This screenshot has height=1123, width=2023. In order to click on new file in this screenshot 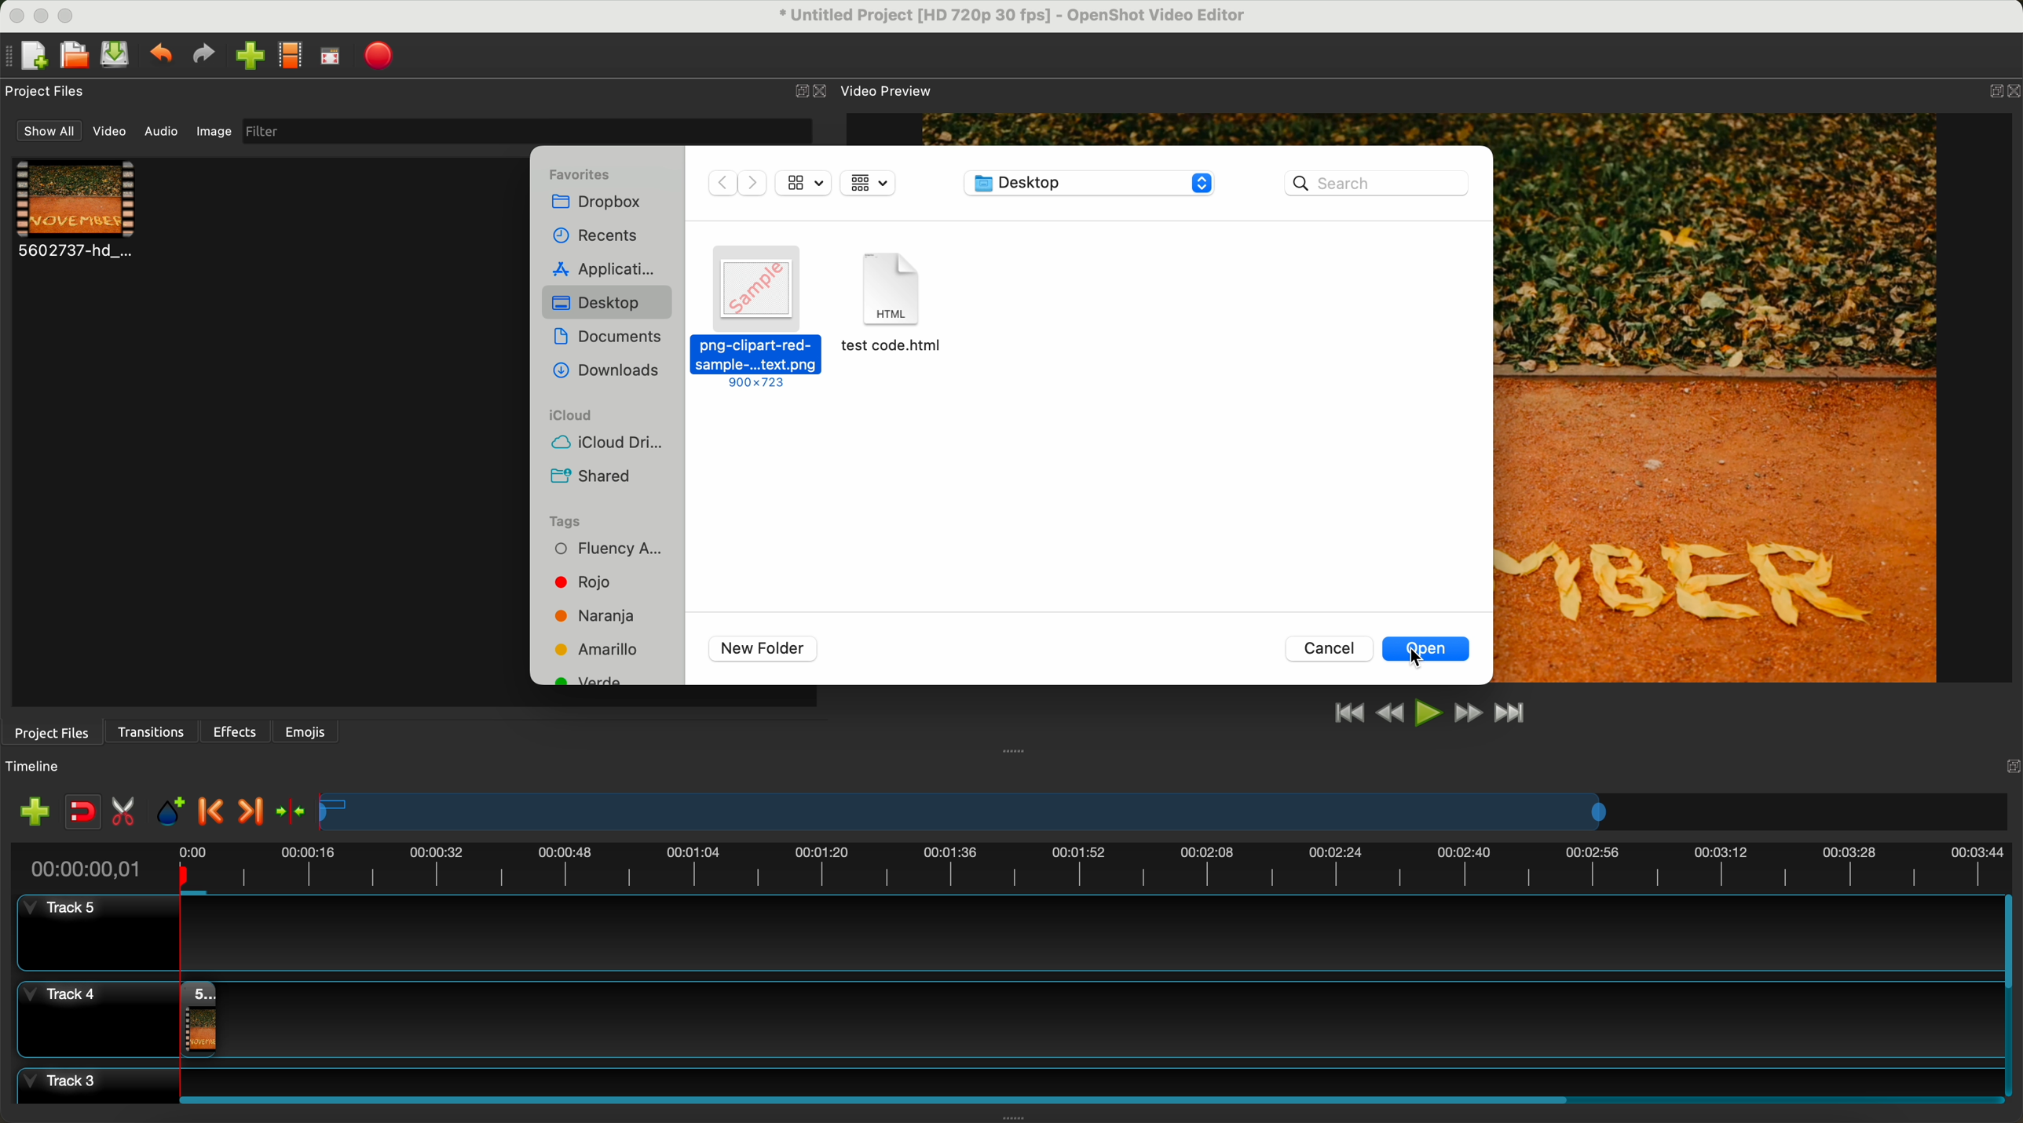, I will do `click(29, 56)`.